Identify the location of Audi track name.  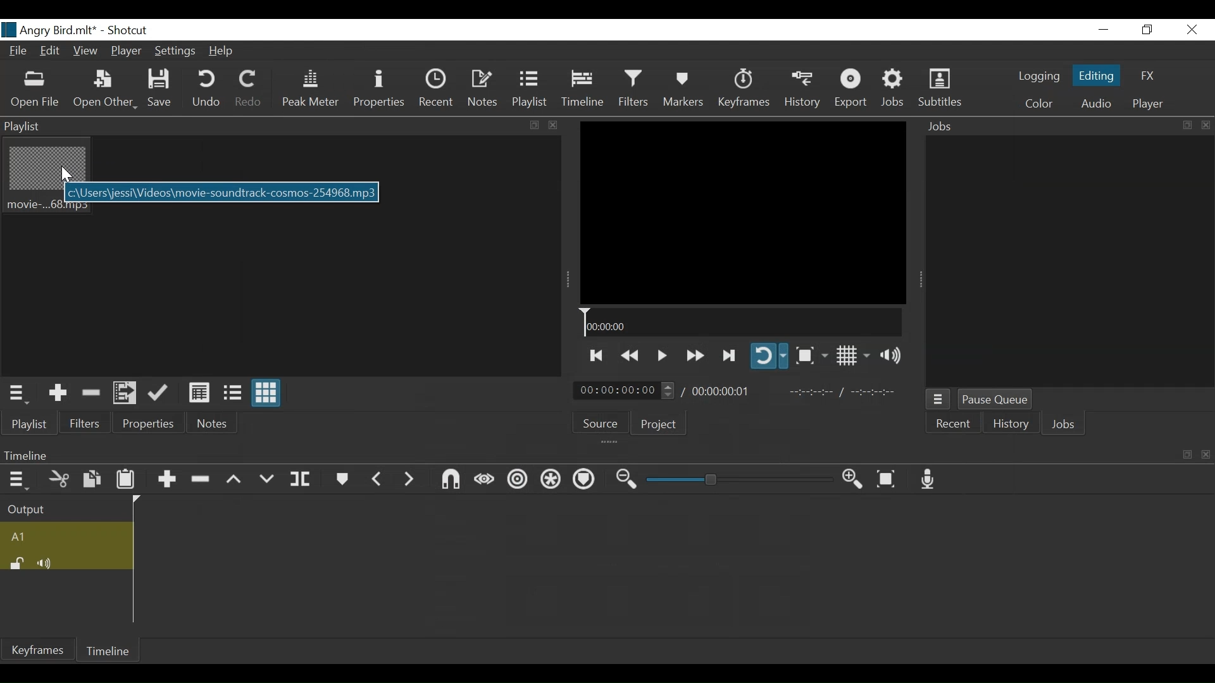
(64, 536).